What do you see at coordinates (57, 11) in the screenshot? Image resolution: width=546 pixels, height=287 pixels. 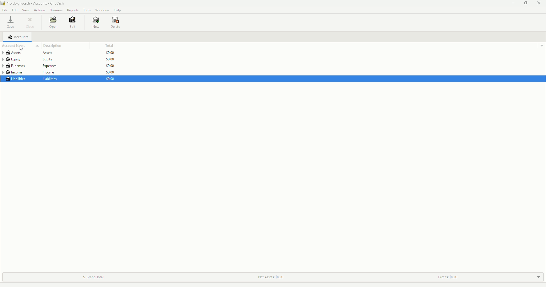 I see `Business` at bounding box center [57, 11].